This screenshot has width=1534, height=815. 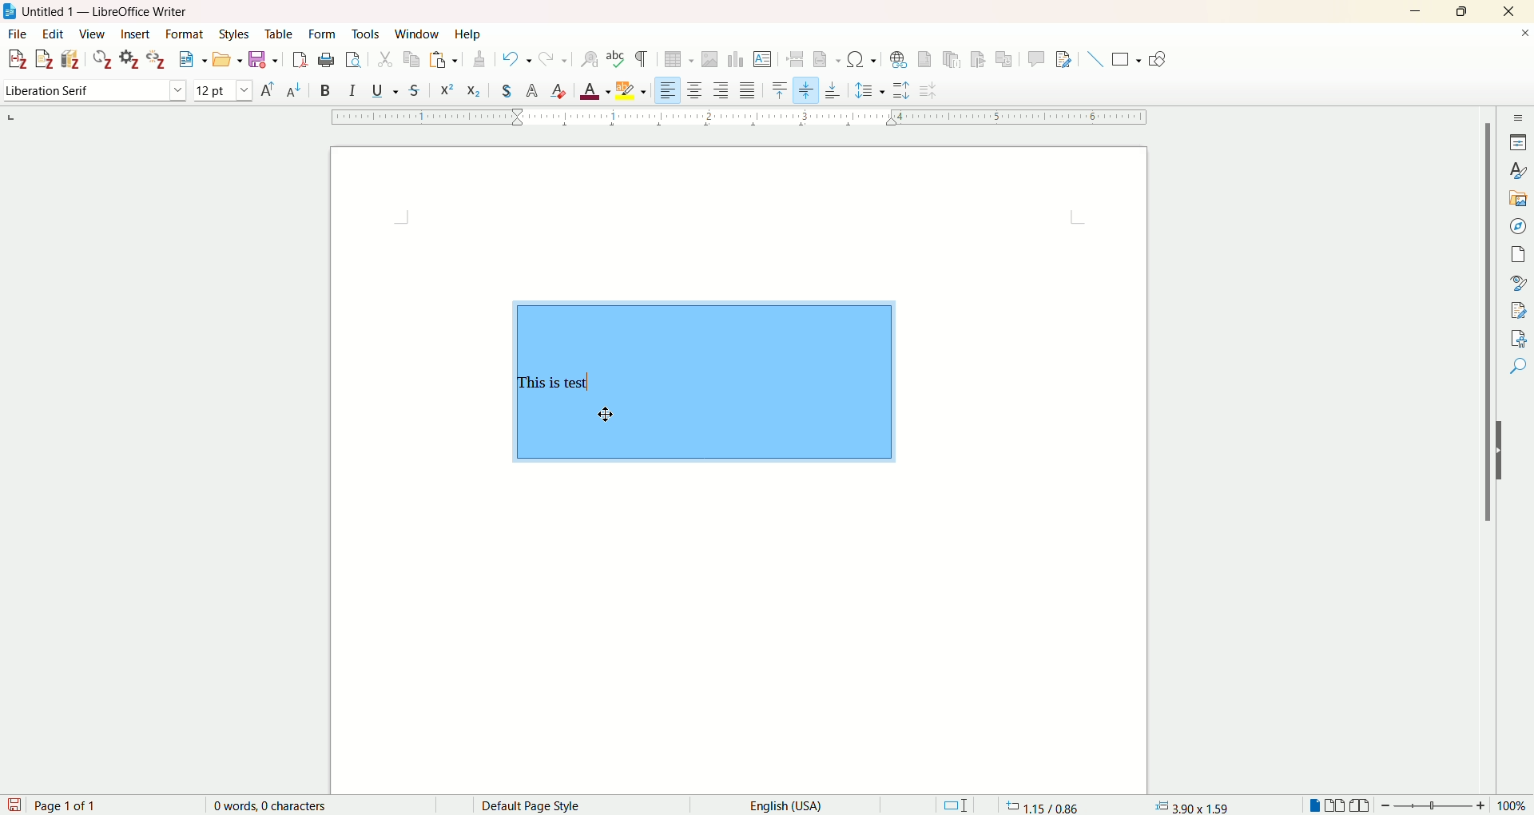 What do you see at coordinates (120, 10) in the screenshot?
I see `Untitled 1 - LibreOffice Writer` at bounding box center [120, 10].